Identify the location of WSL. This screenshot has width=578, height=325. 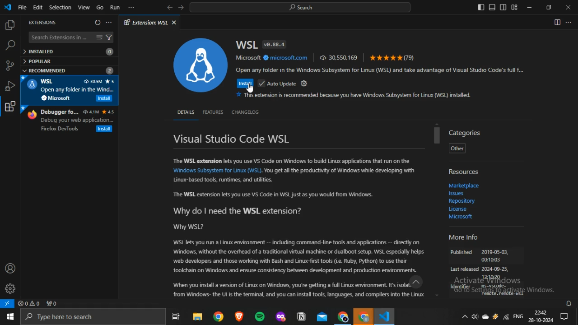
(246, 45).